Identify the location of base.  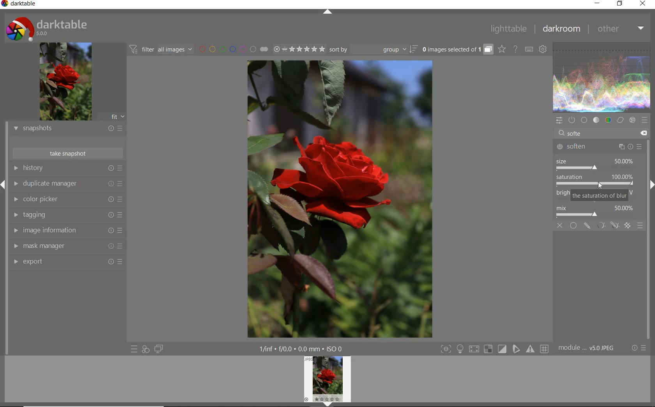
(583, 120).